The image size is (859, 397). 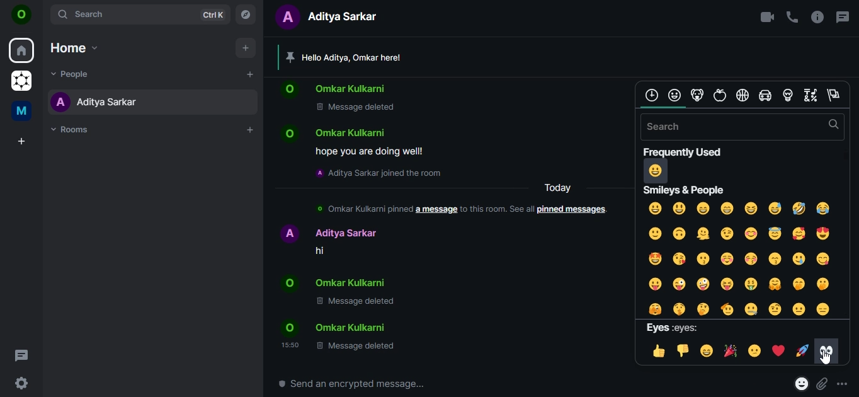 What do you see at coordinates (679, 258) in the screenshot?
I see `face blowing a kiss` at bounding box center [679, 258].